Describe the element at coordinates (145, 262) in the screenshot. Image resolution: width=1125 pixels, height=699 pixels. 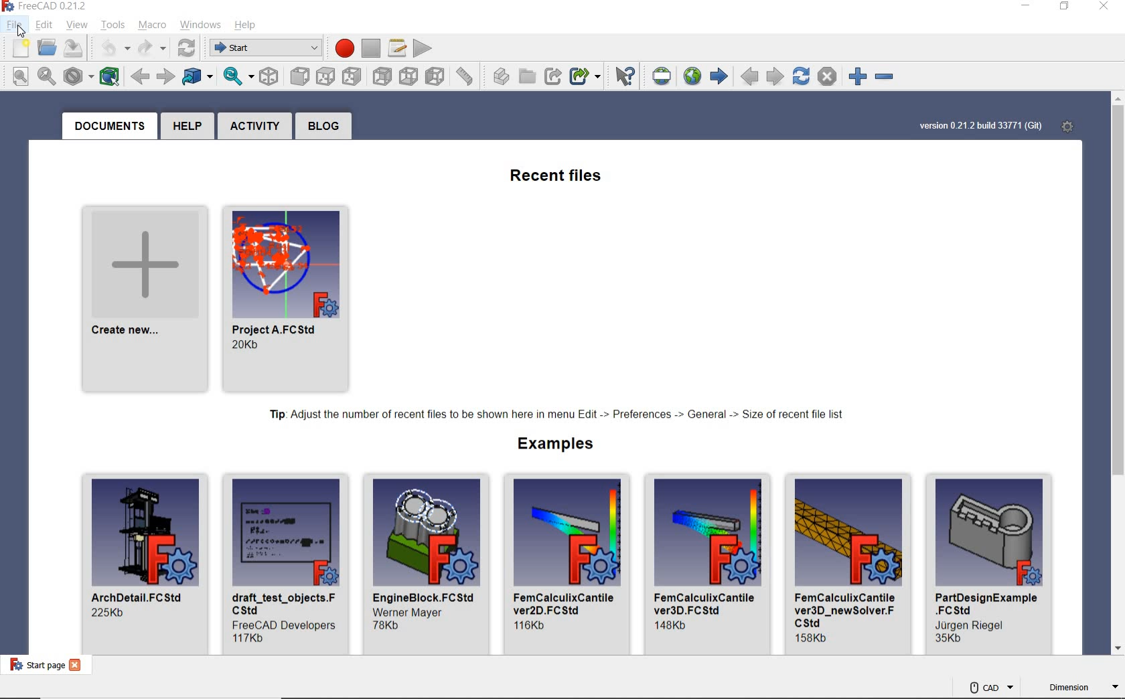
I see `image` at that location.